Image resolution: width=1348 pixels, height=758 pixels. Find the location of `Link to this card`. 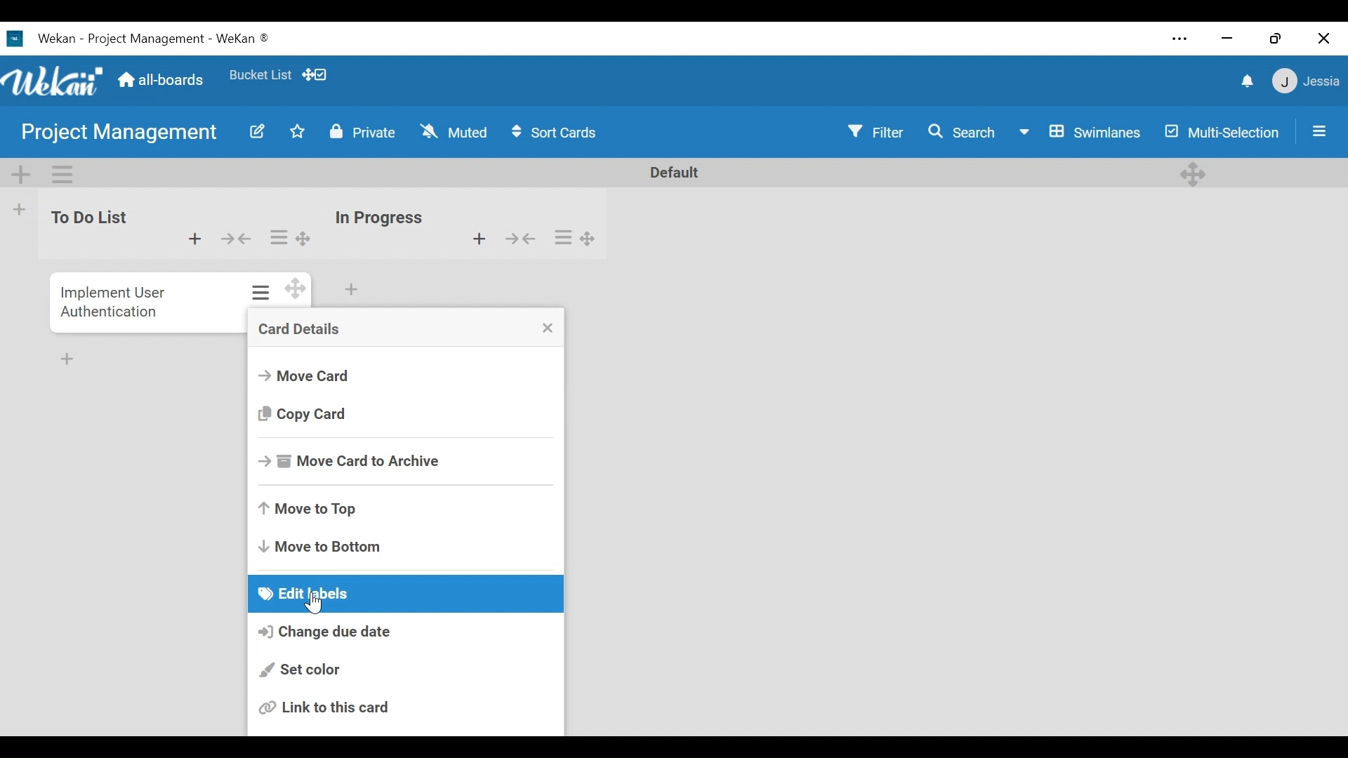

Link to this card is located at coordinates (327, 710).